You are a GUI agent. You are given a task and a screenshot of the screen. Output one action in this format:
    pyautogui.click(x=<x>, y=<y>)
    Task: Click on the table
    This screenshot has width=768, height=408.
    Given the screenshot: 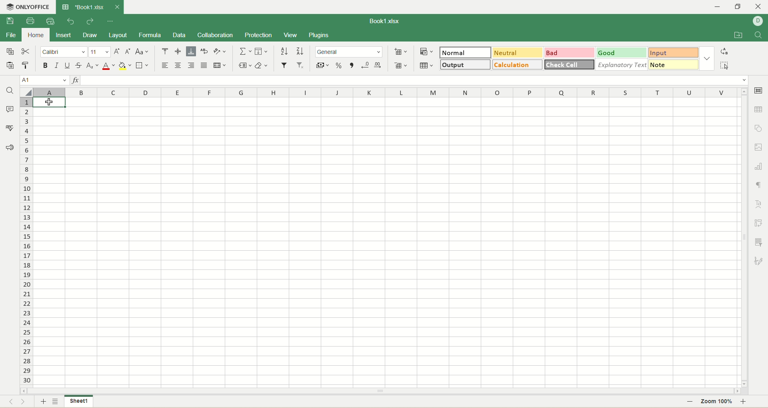 What is the action you would take?
    pyautogui.click(x=428, y=65)
    